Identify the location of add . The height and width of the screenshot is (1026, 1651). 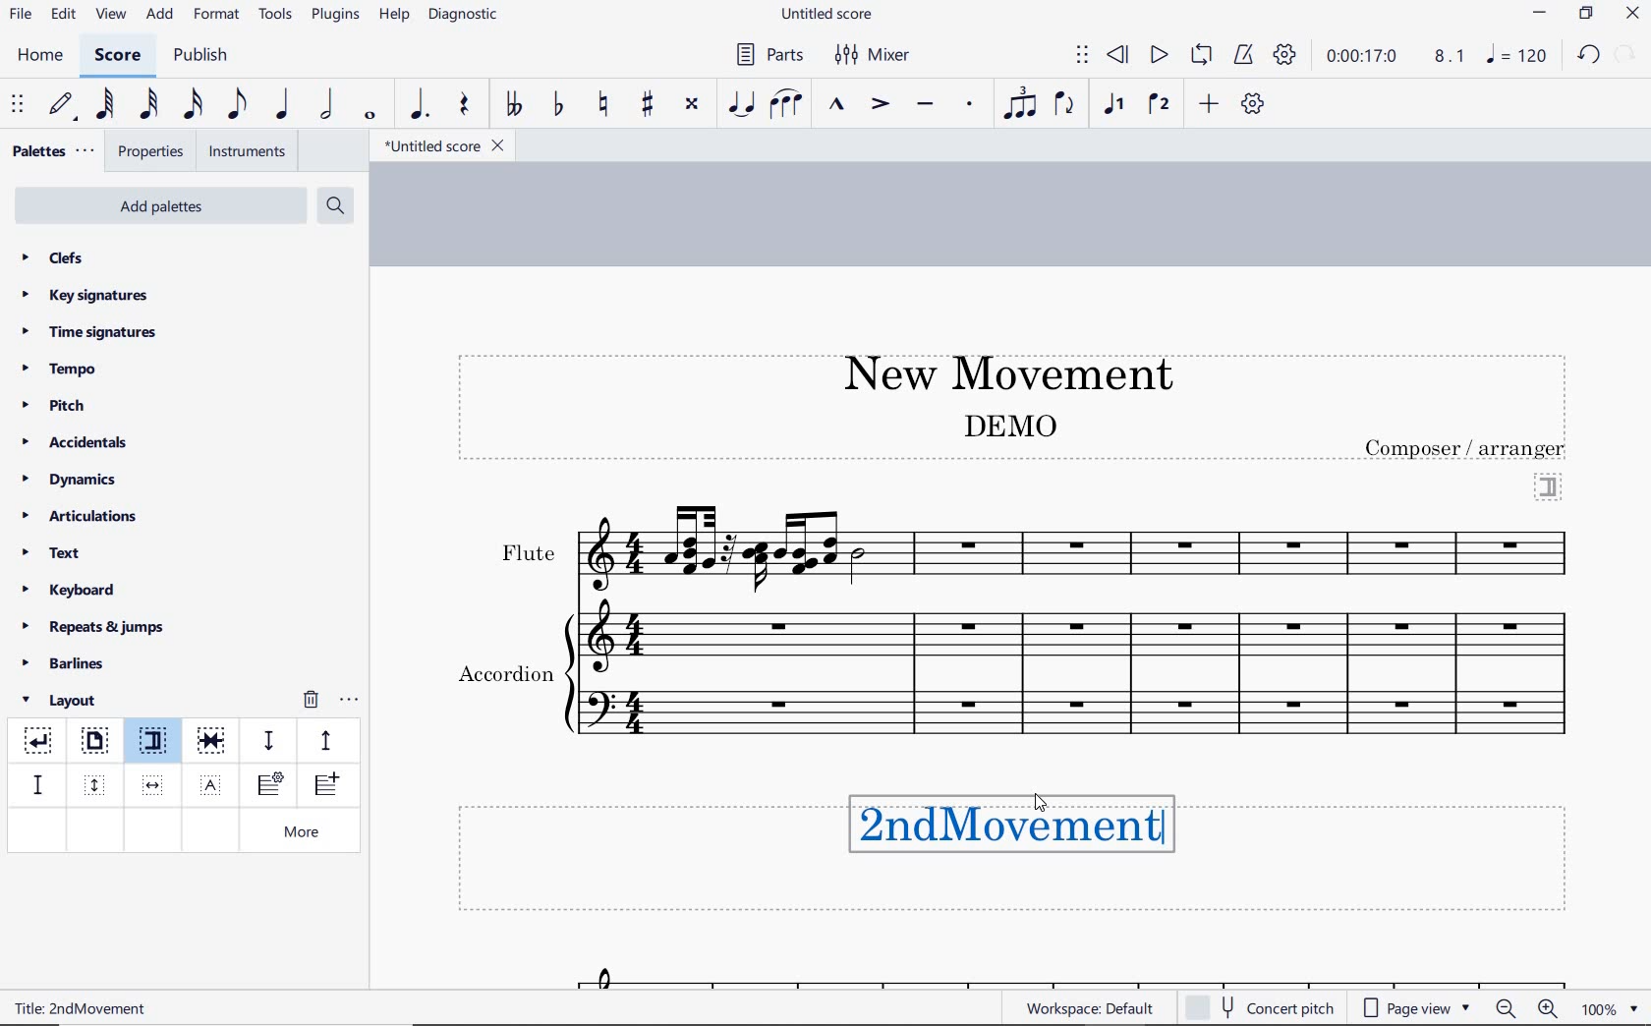
(162, 15).